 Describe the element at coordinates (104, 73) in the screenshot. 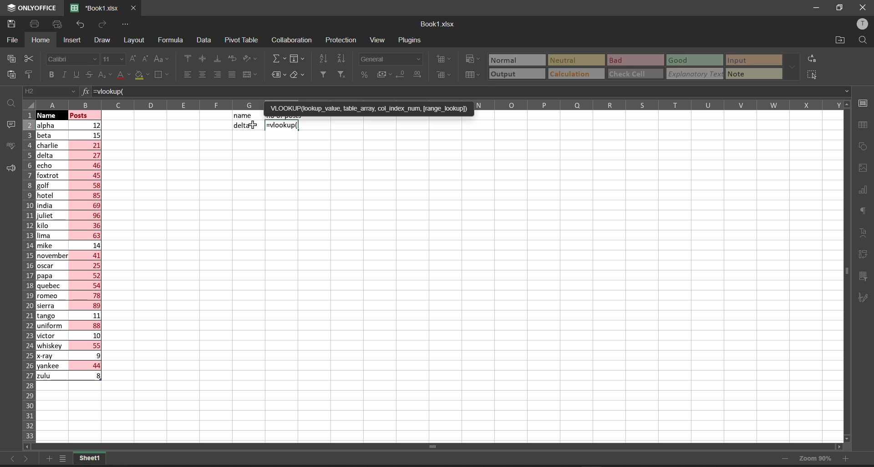

I see `subscript\superscript` at that location.